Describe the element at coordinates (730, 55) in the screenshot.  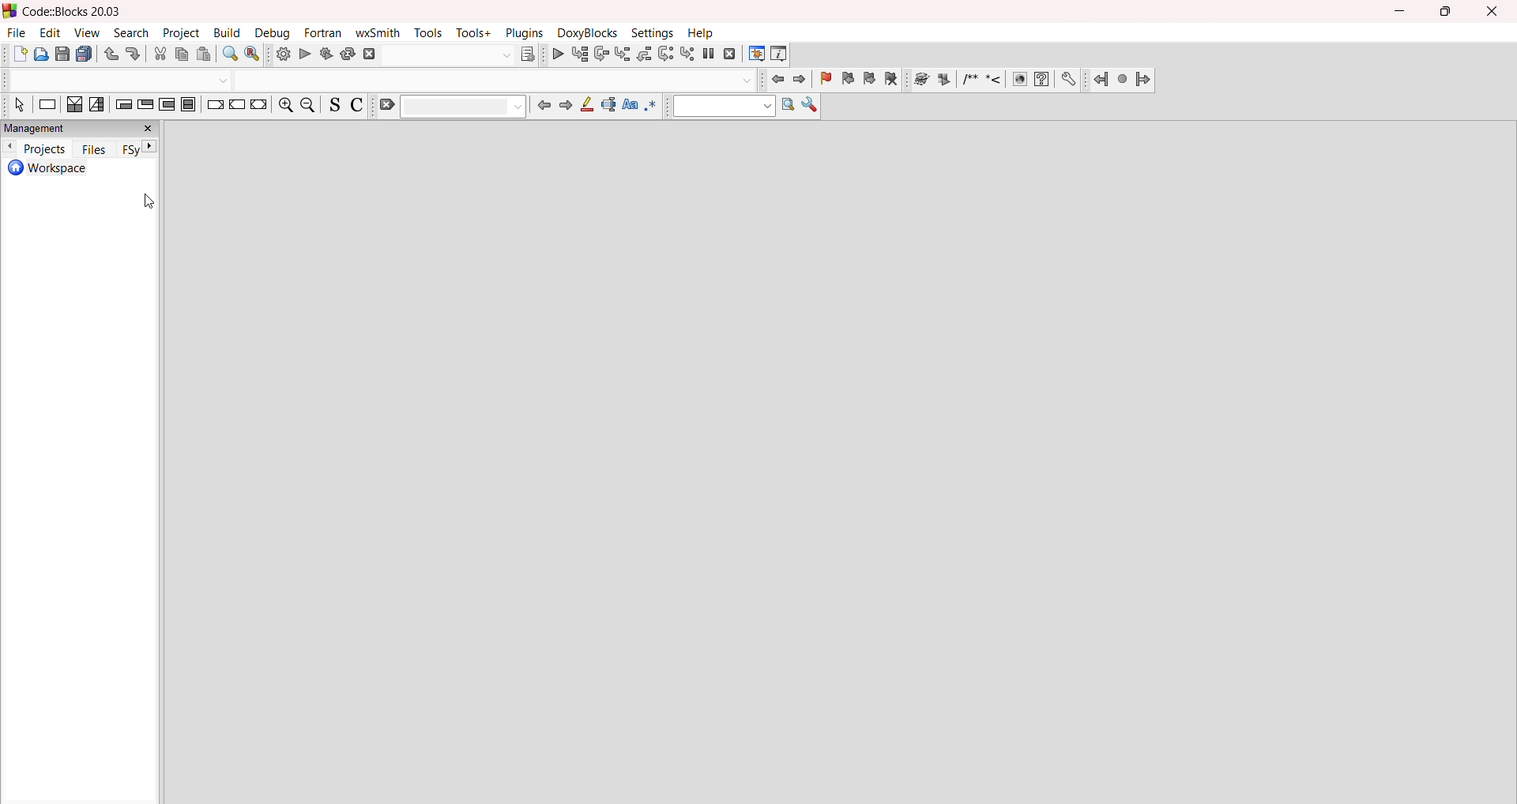
I see `stop debugger` at that location.